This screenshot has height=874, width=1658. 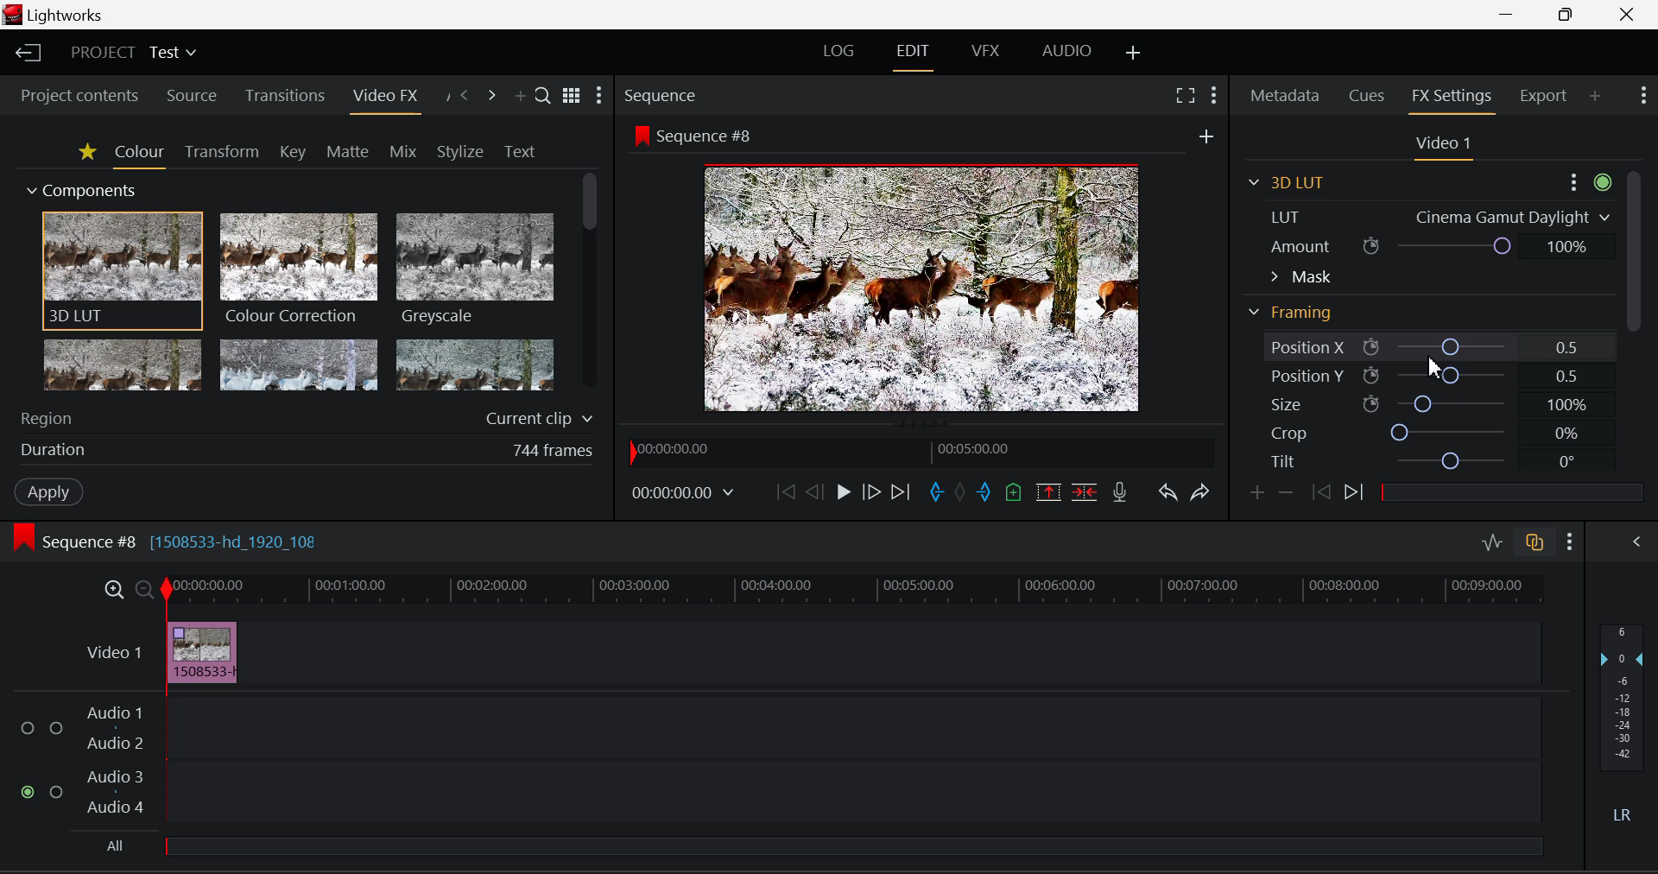 What do you see at coordinates (1450, 100) in the screenshot?
I see `FX Settings` at bounding box center [1450, 100].